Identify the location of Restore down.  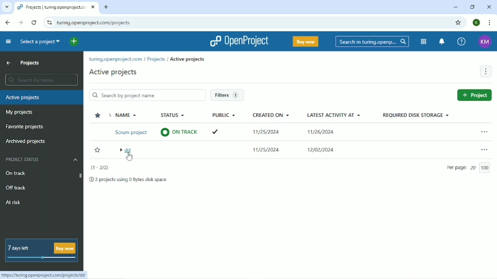
(471, 7).